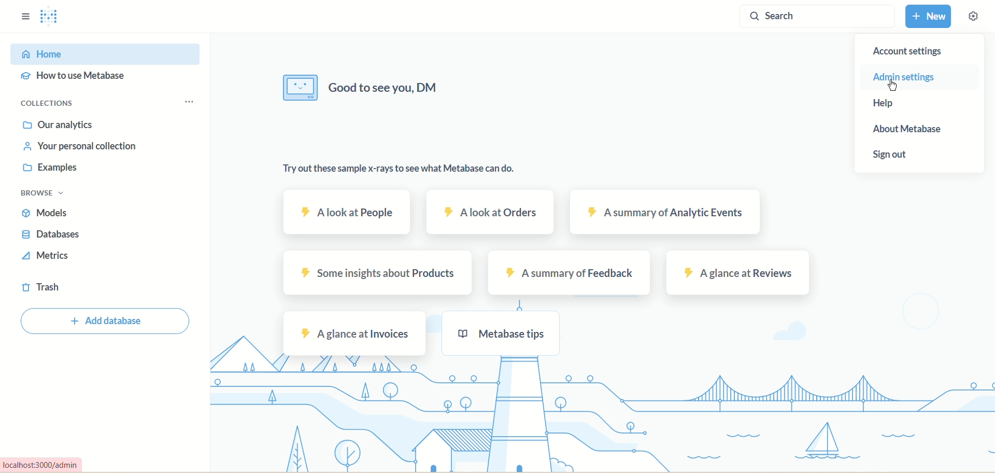 The width and height of the screenshot is (995, 473). Describe the element at coordinates (929, 16) in the screenshot. I see `new` at that location.